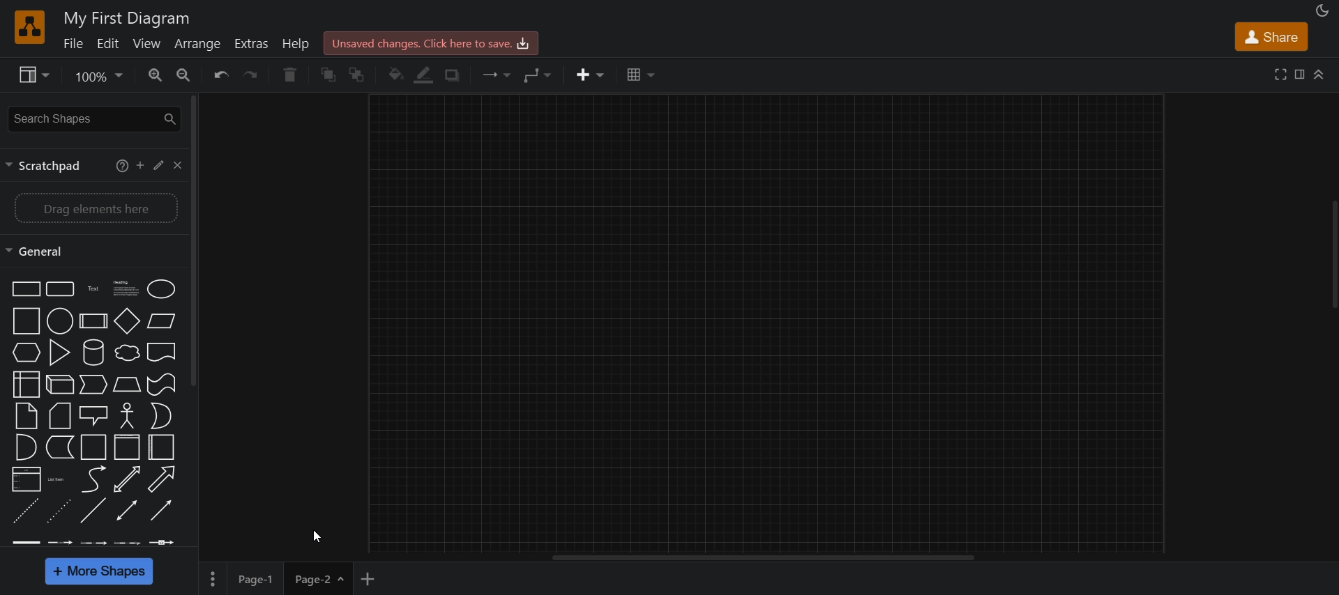 The height and width of the screenshot is (595, 1339). I want to click on fill color, so click(395, 74).